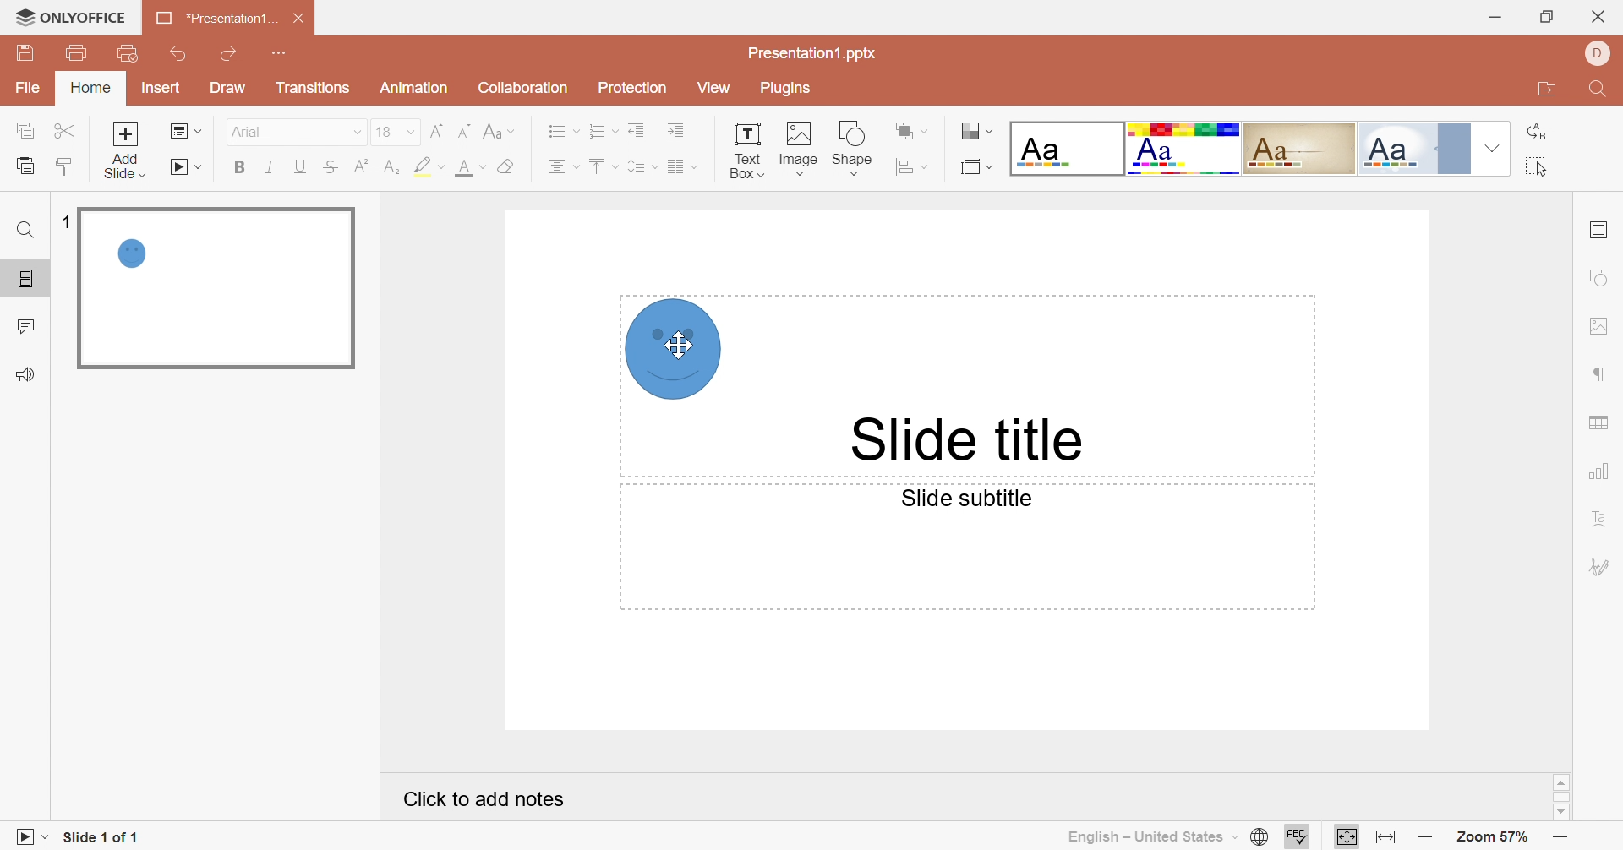 This screenshot has height=850, width=1623. What do you see at coordinates (433, 130) in the screenshot?
I see `Increment font size` at bounding box center [433, 130].